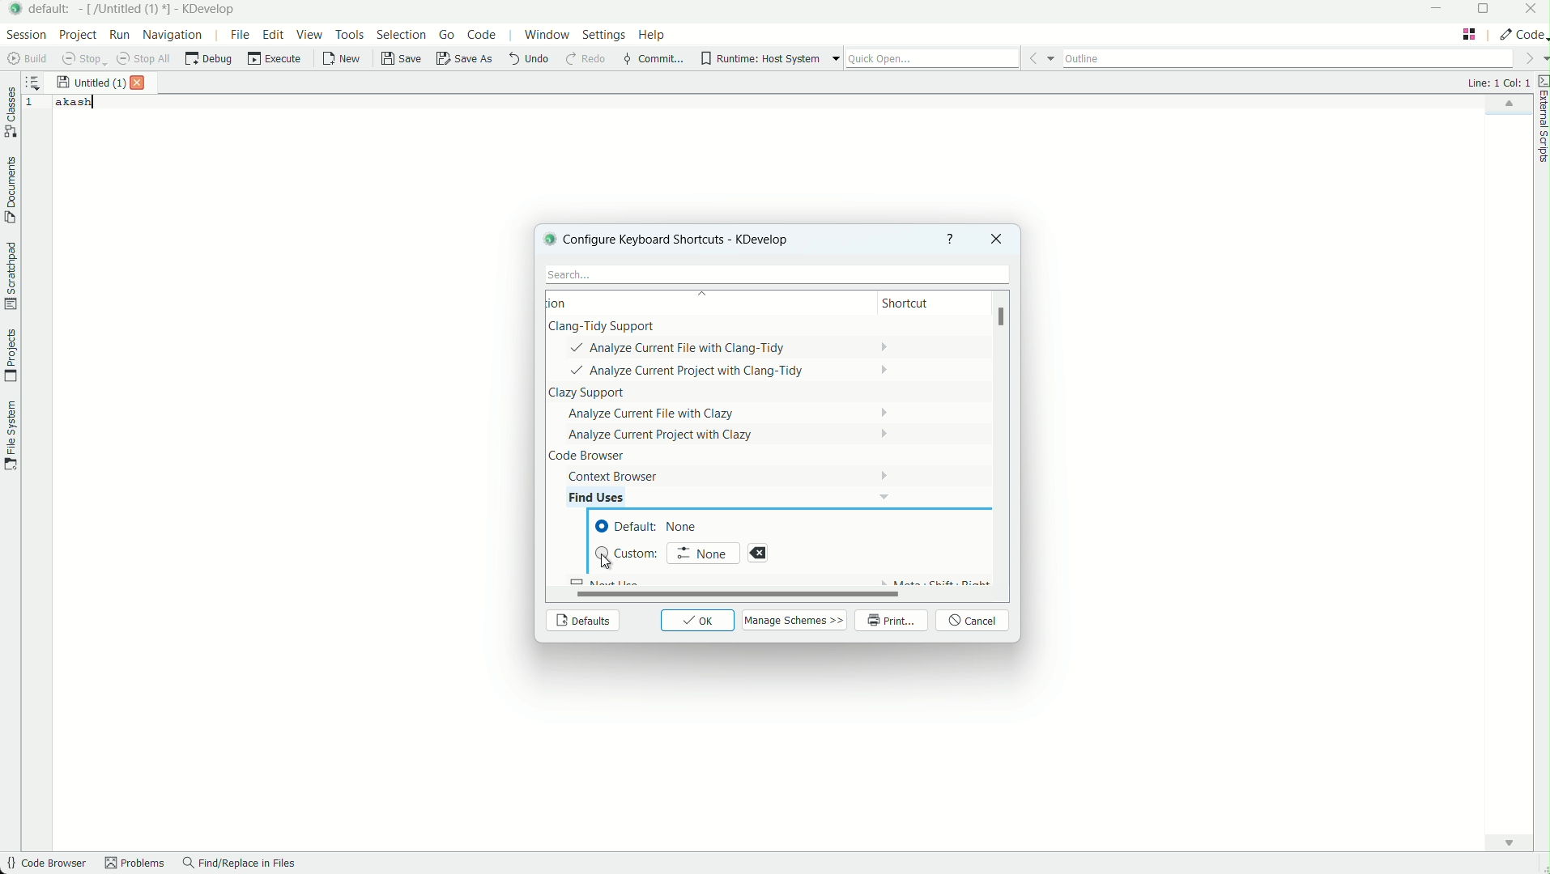 The height and width of the screenshot is (874, 1550). I want to click on file name, so click(91, 83).